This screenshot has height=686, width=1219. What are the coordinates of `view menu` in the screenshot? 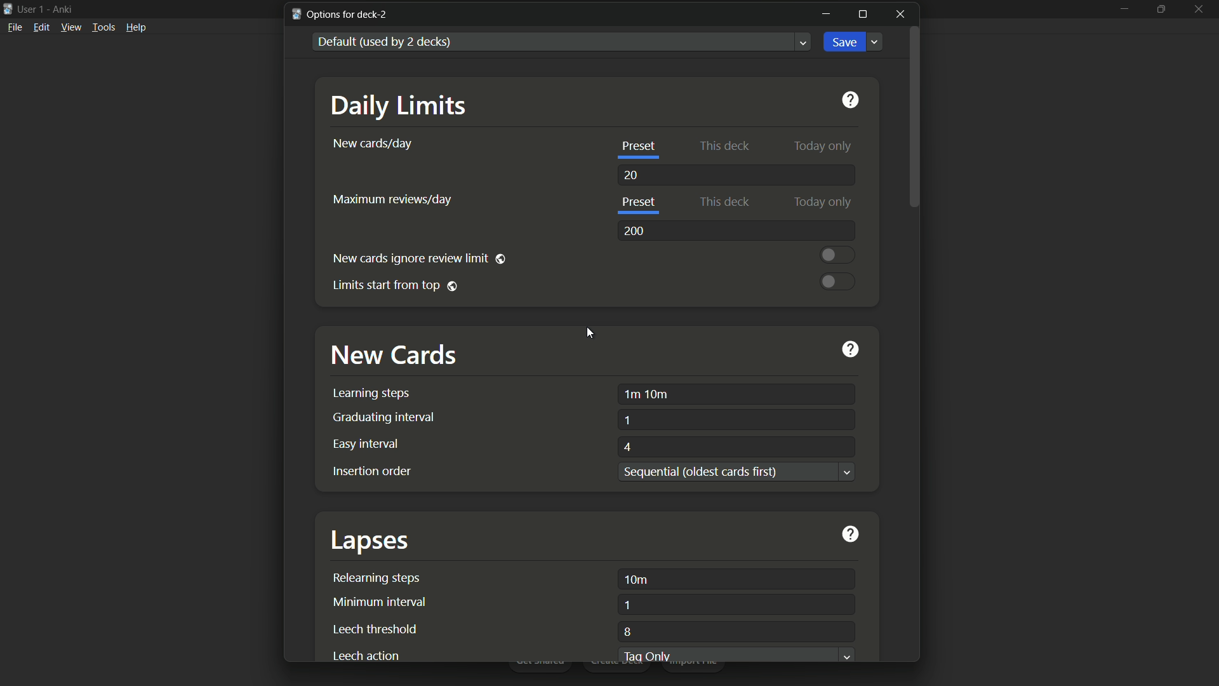 It's located at (71, 27).